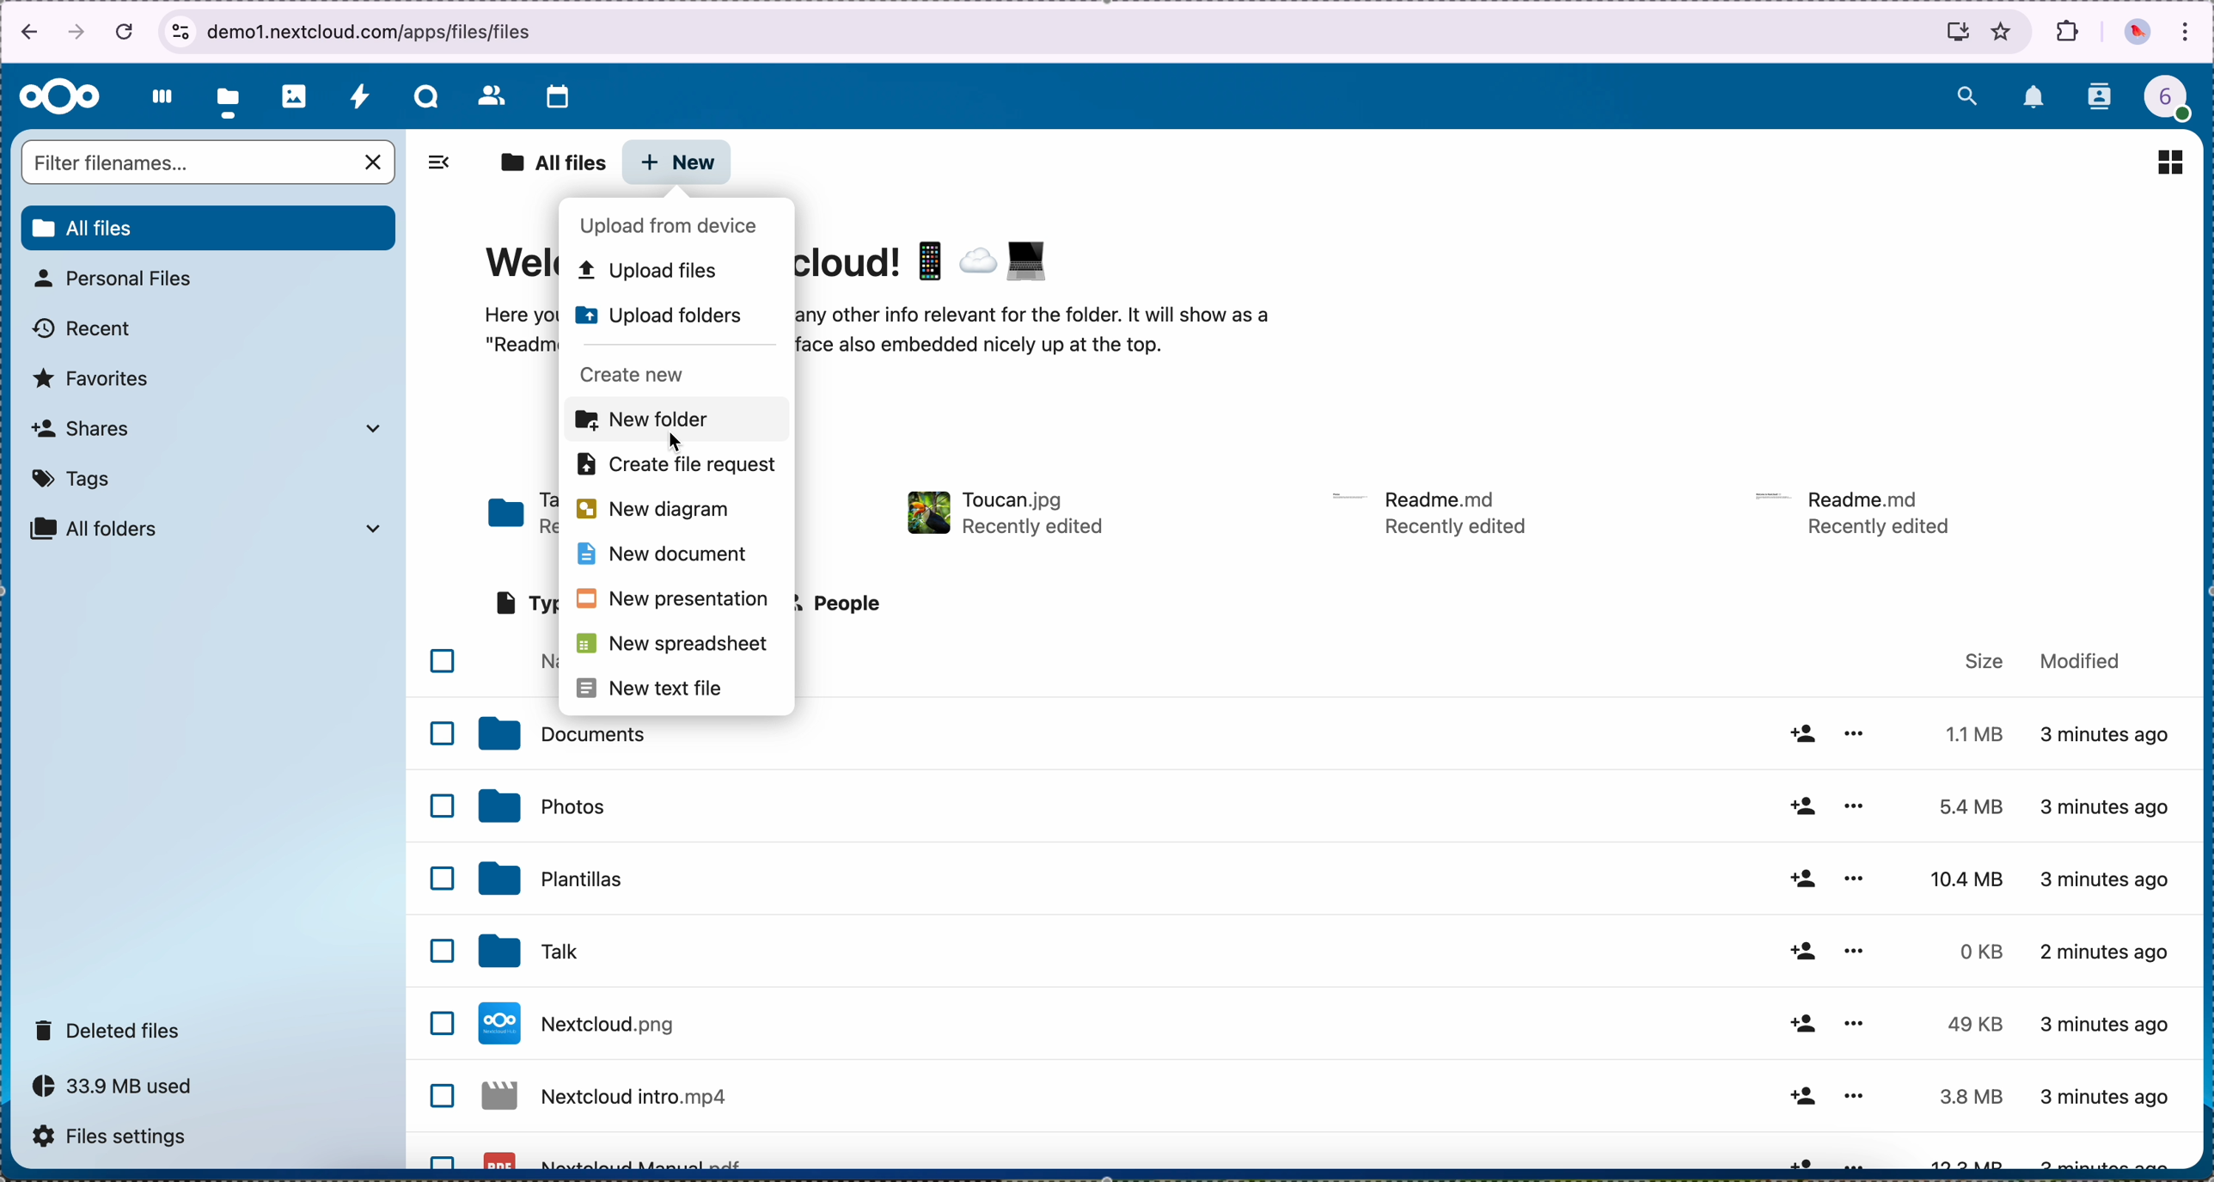 This screenshot has height=1182, width=2214. I want to click on search bar, so click(211, 164).